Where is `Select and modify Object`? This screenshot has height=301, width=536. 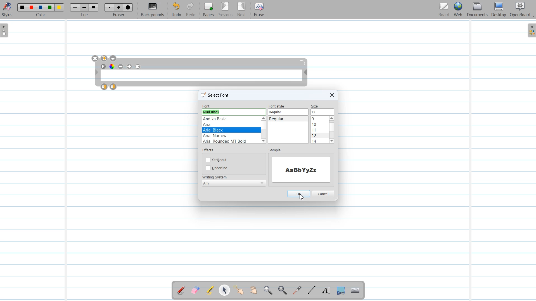
Select and modify Object is located at coordinates (224, 290).